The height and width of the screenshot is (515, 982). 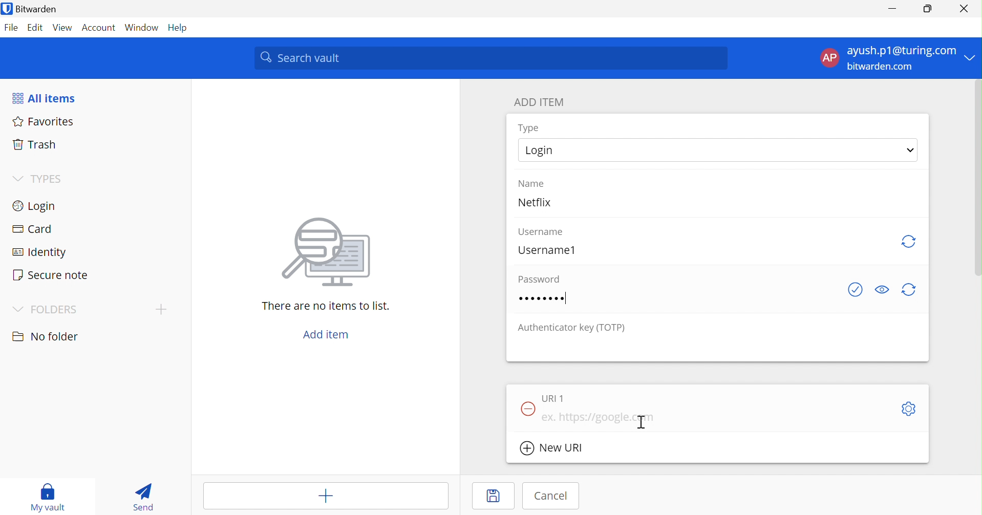 I want to click on Minimize, so click(x=895, y=9).